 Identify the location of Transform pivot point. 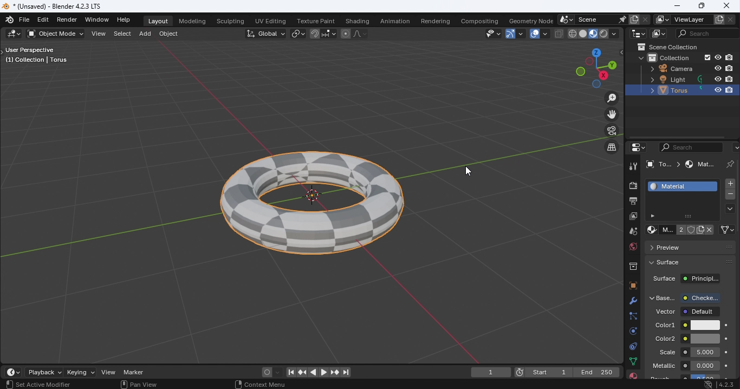
(297, 33).